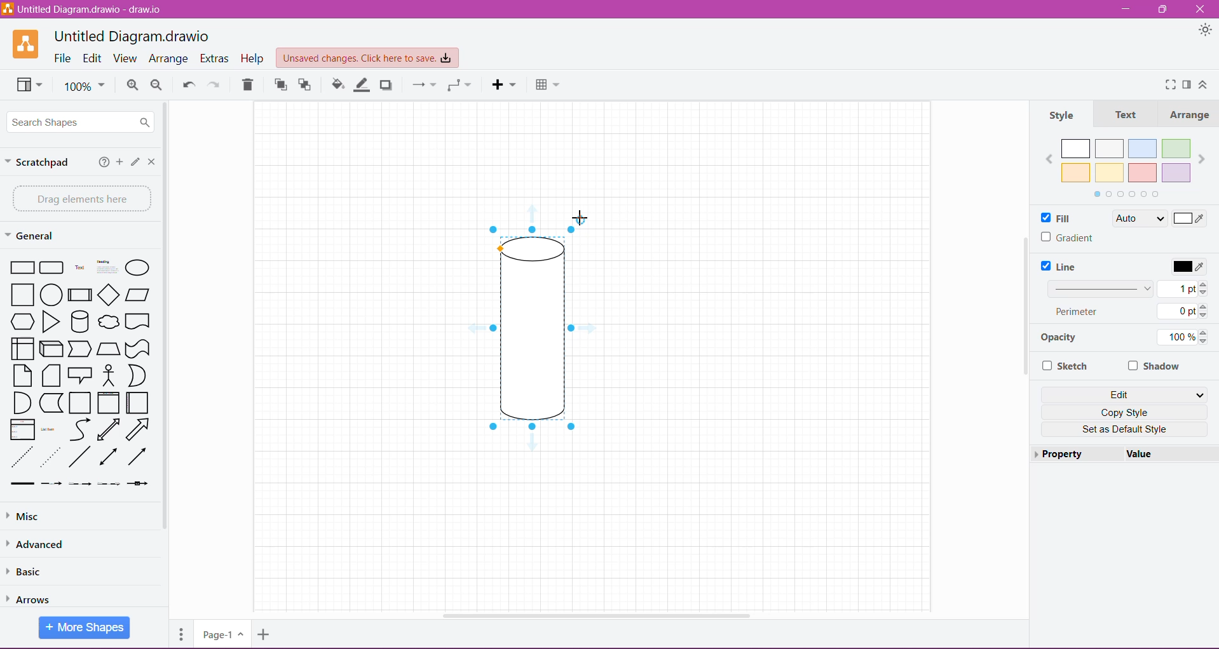 The width and height of the screenshot is (1219, 649). Describe the element at coordinates (71, 516) in the screenshot. I see `Misc` at that location.